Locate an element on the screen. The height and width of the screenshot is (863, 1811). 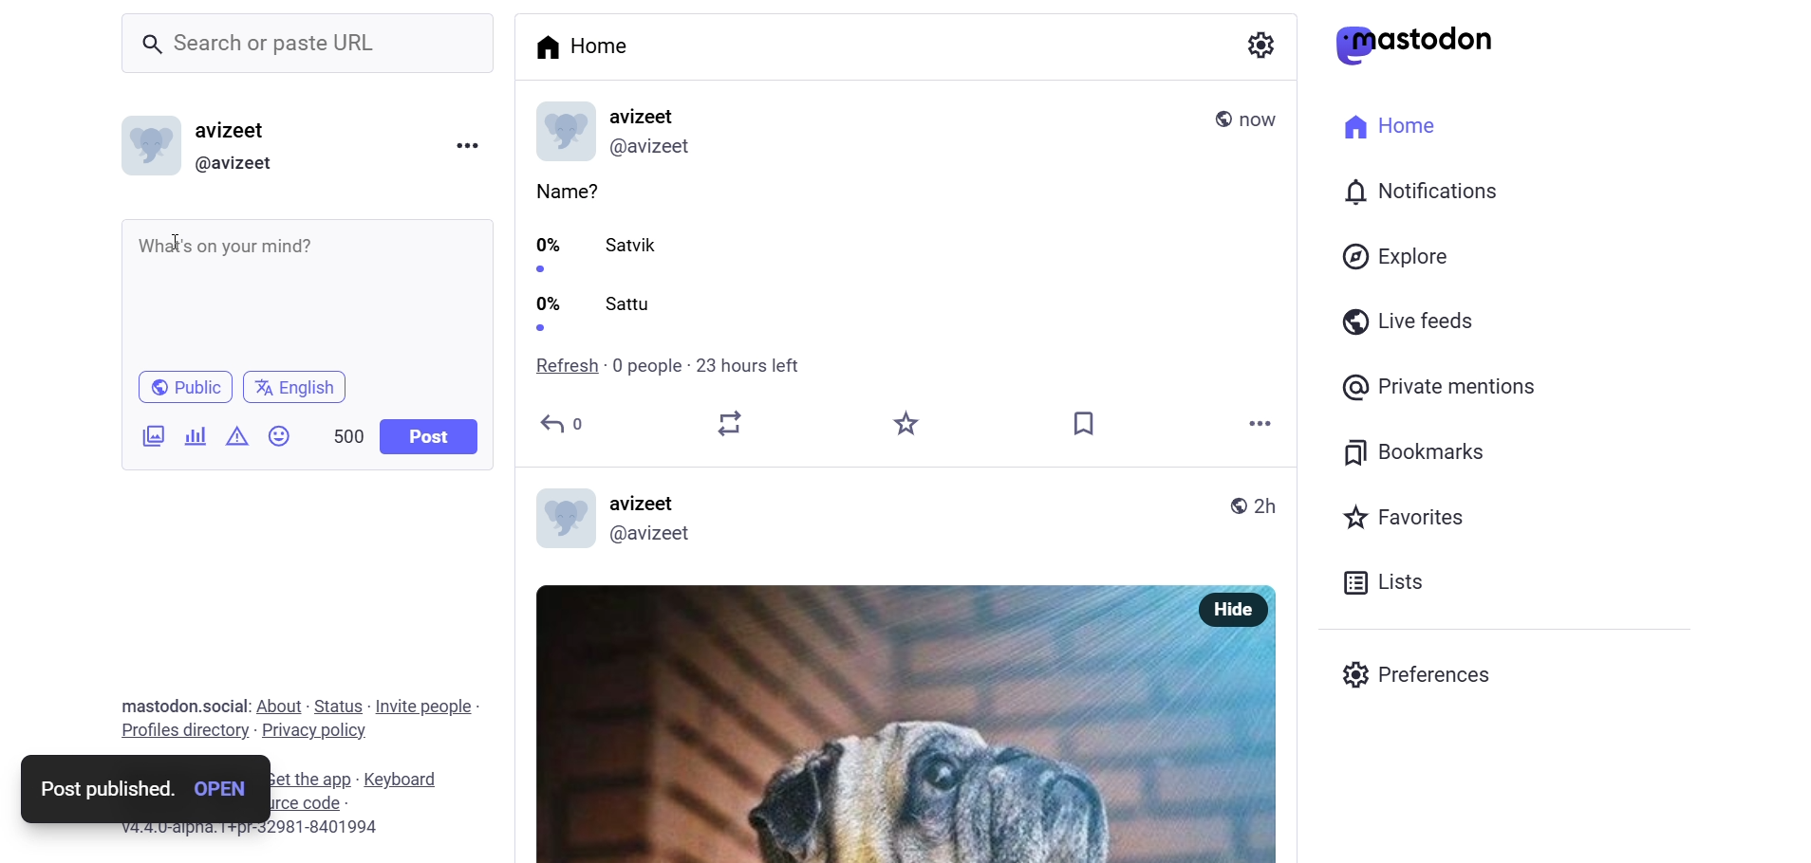
mastodon is located at coordinates (1415, 45).